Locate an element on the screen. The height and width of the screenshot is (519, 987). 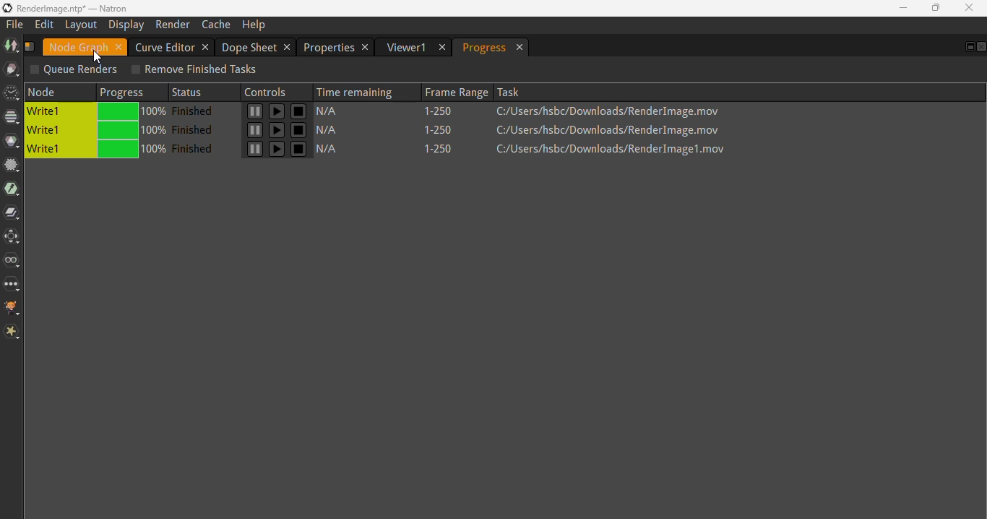
task location is located at coordinates (611, 129).